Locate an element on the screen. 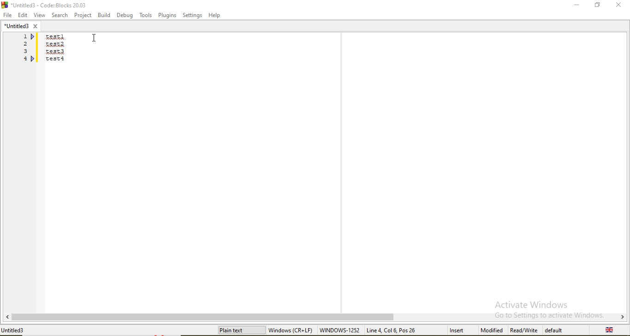  file name is located at coordinates (18, 330).